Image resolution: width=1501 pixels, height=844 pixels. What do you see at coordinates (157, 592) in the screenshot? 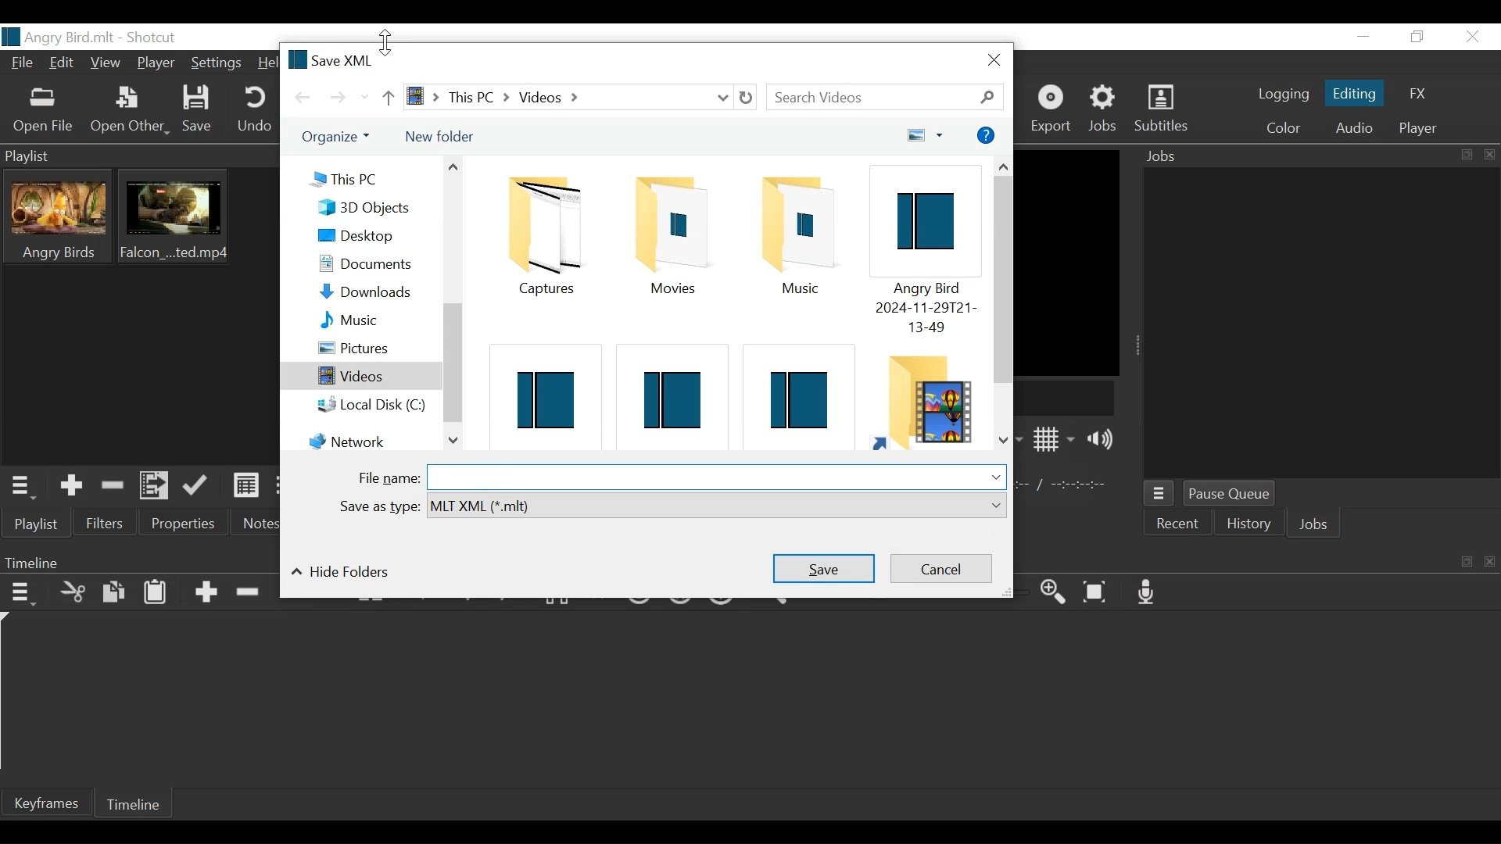
I see `Paste` at bounding box center [157, 592].